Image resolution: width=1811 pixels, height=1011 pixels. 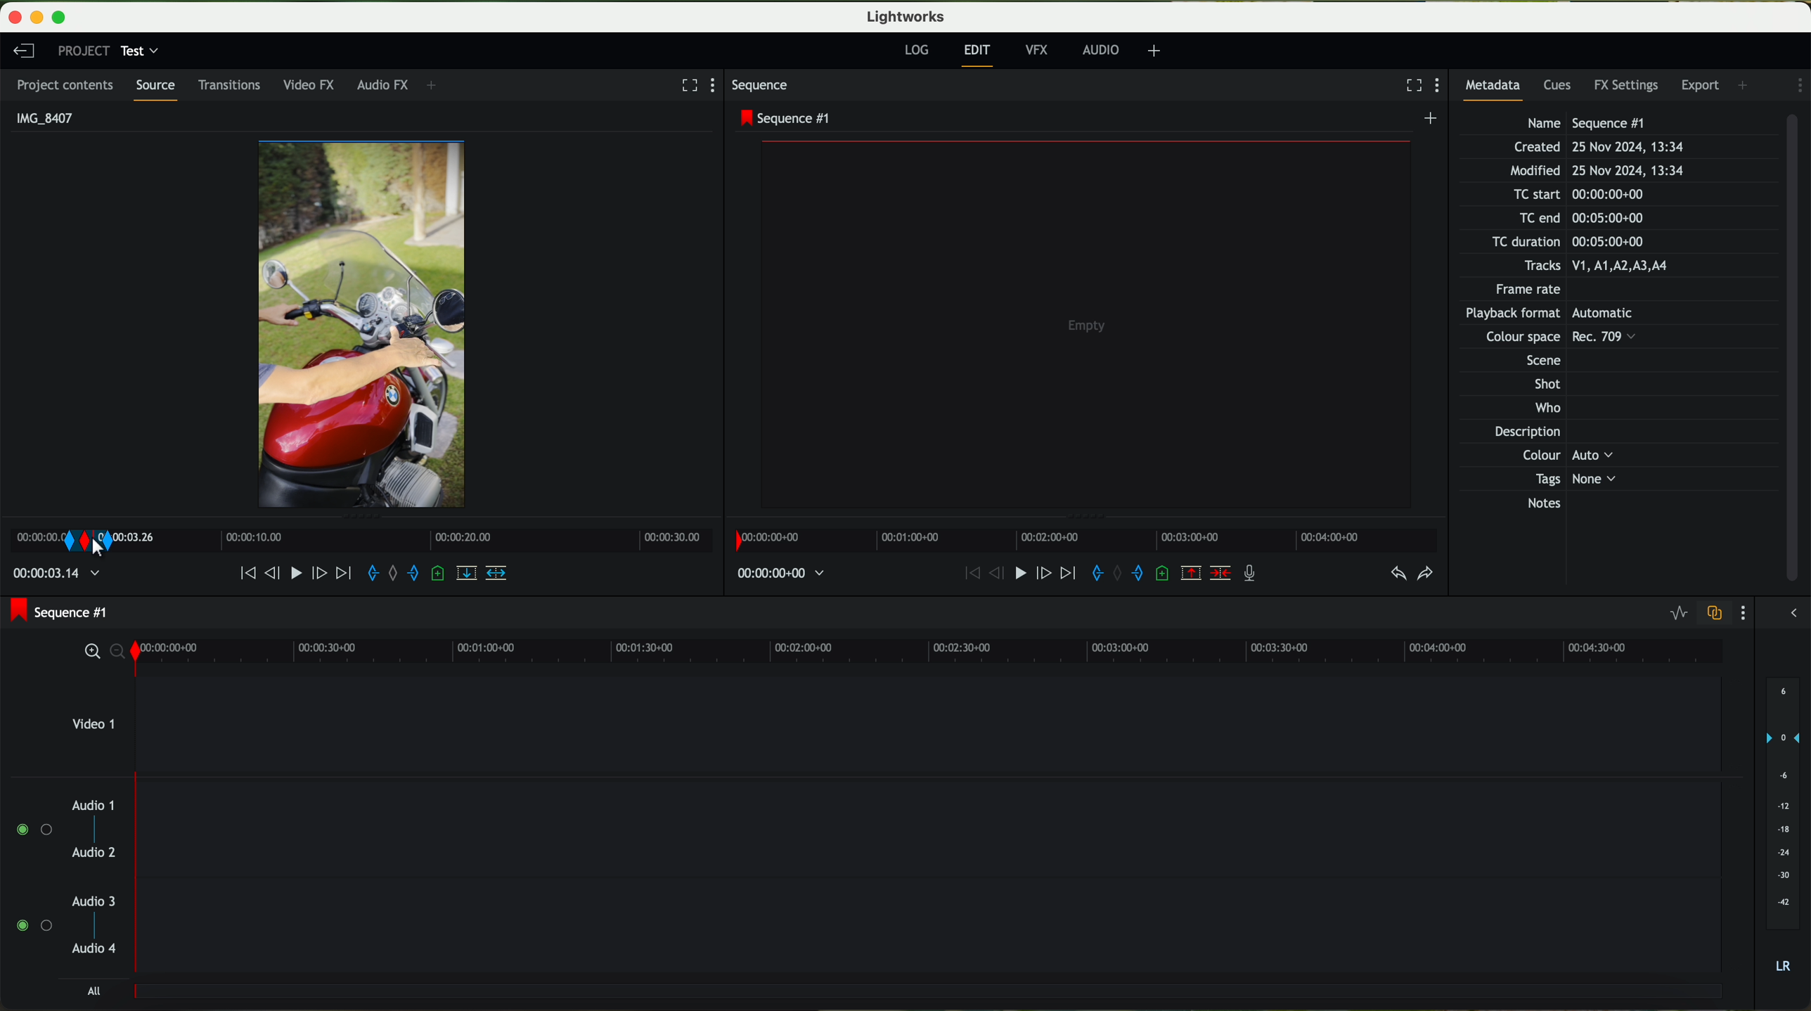 I want to click on create a new sequence, so click(x=1431, y=120).